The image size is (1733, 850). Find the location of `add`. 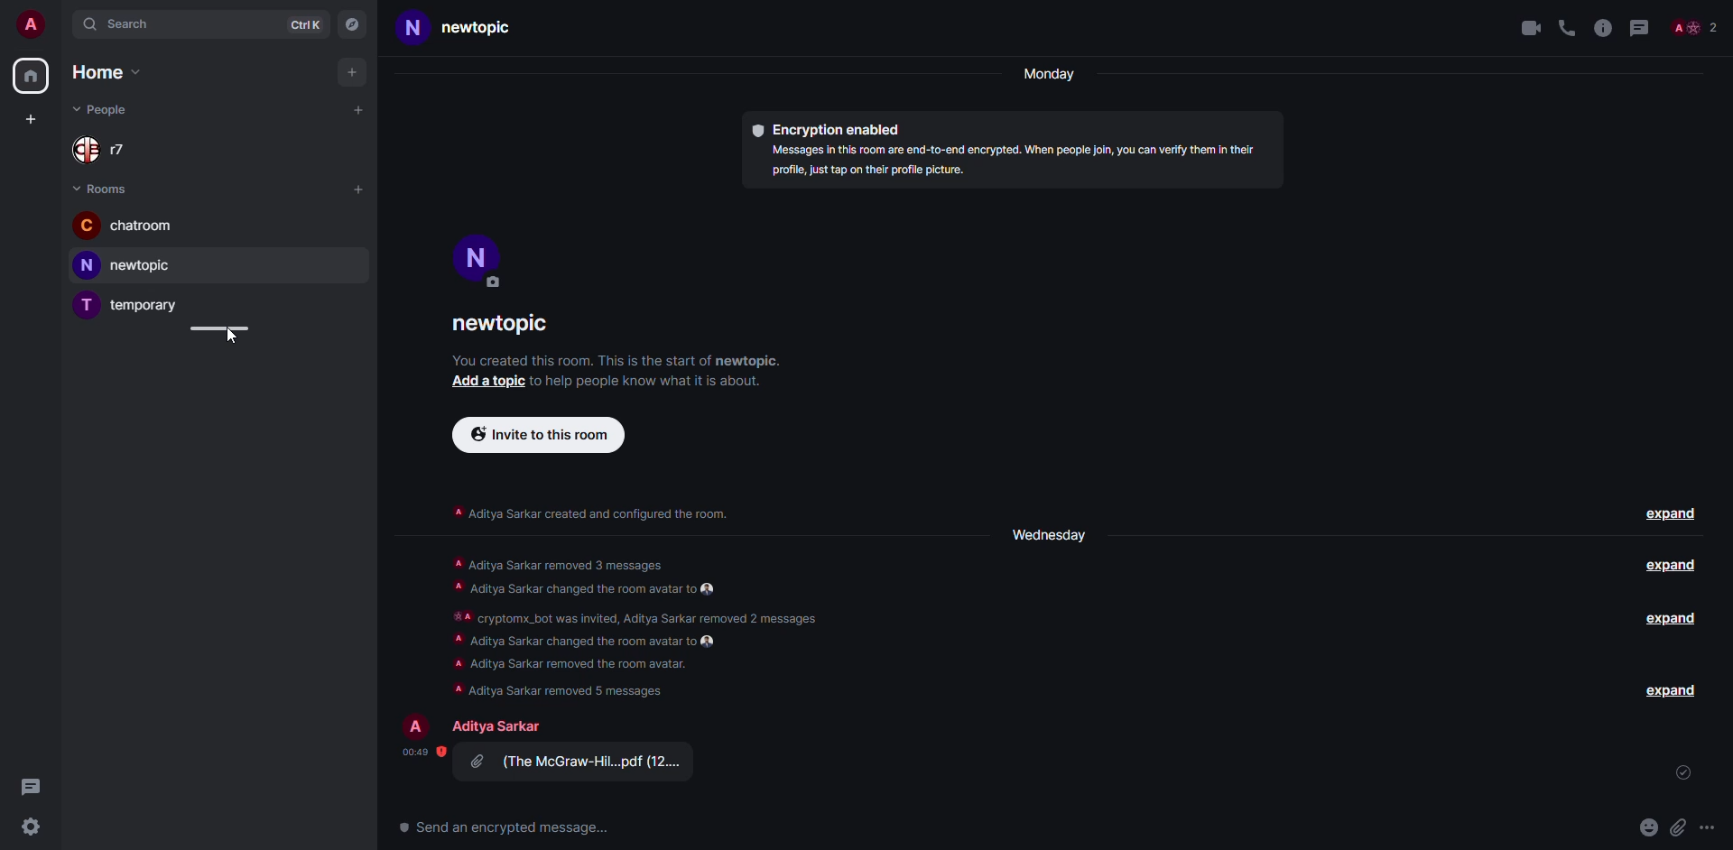

add is located at coordinates (31, 118).